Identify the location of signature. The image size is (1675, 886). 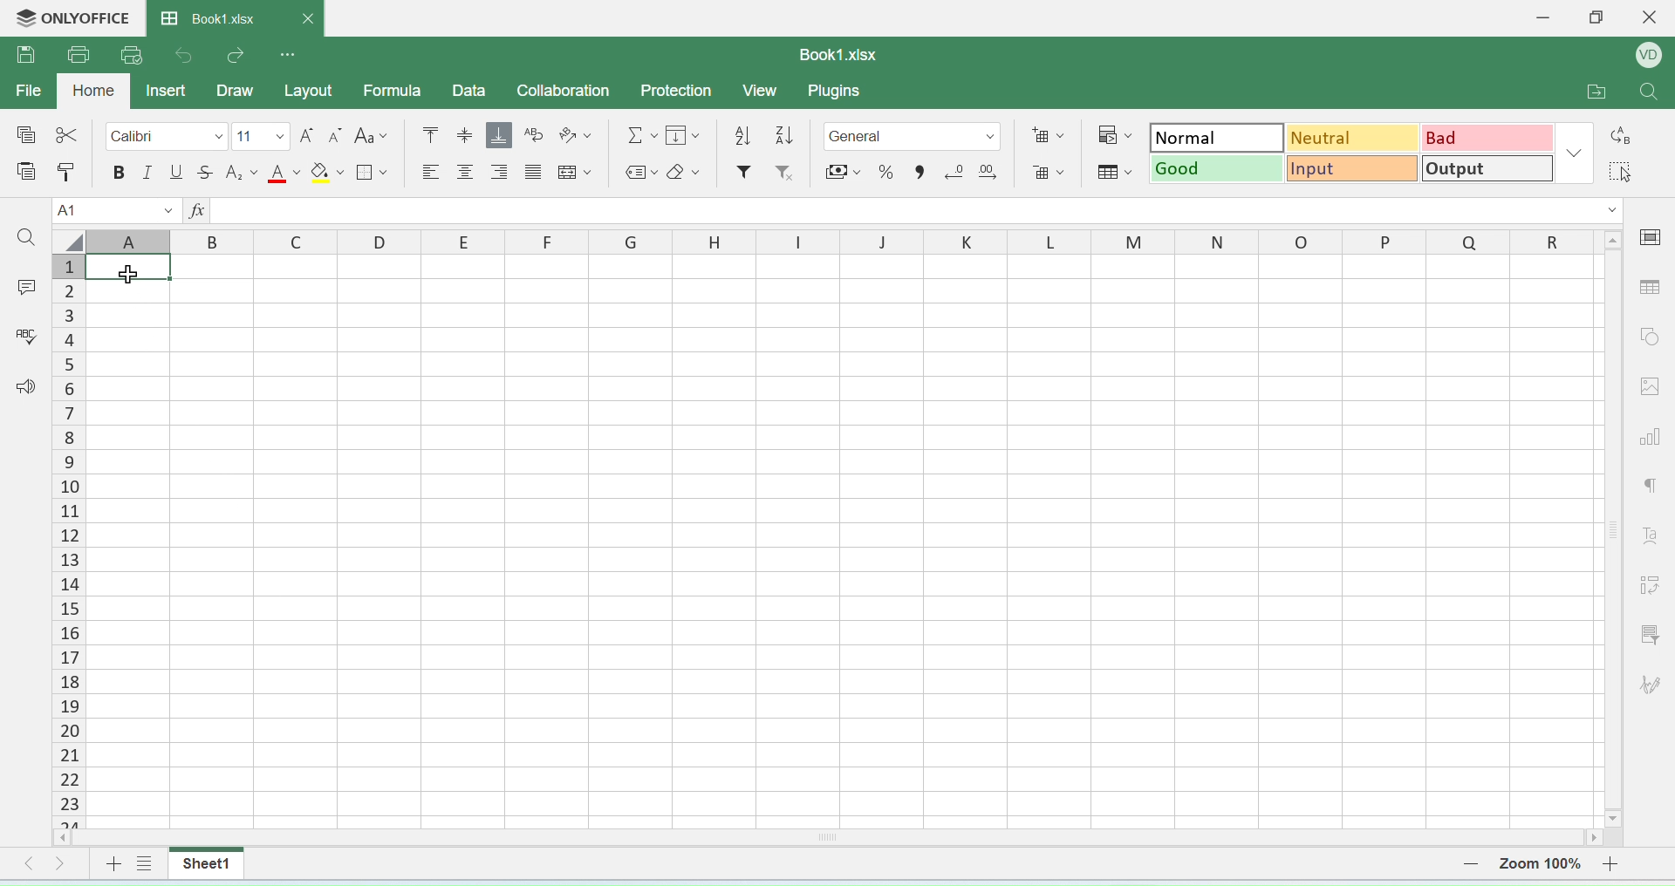
(1653, 688).